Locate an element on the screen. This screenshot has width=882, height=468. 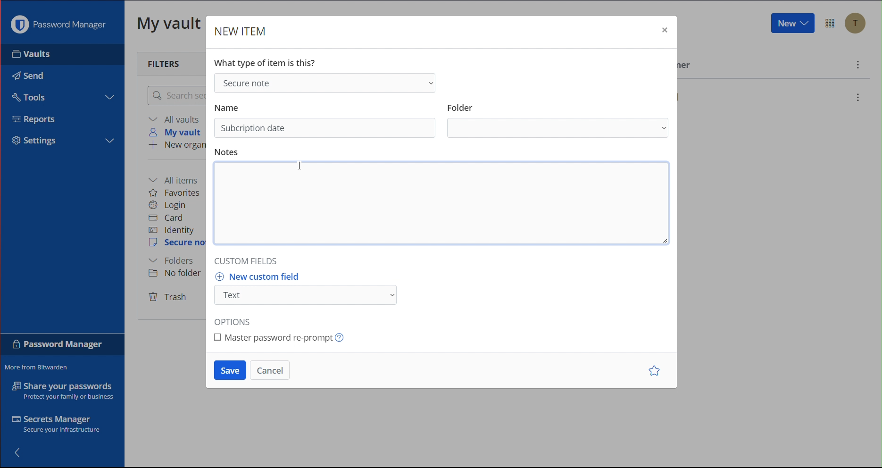
Options is located at coordinates (236, 318).